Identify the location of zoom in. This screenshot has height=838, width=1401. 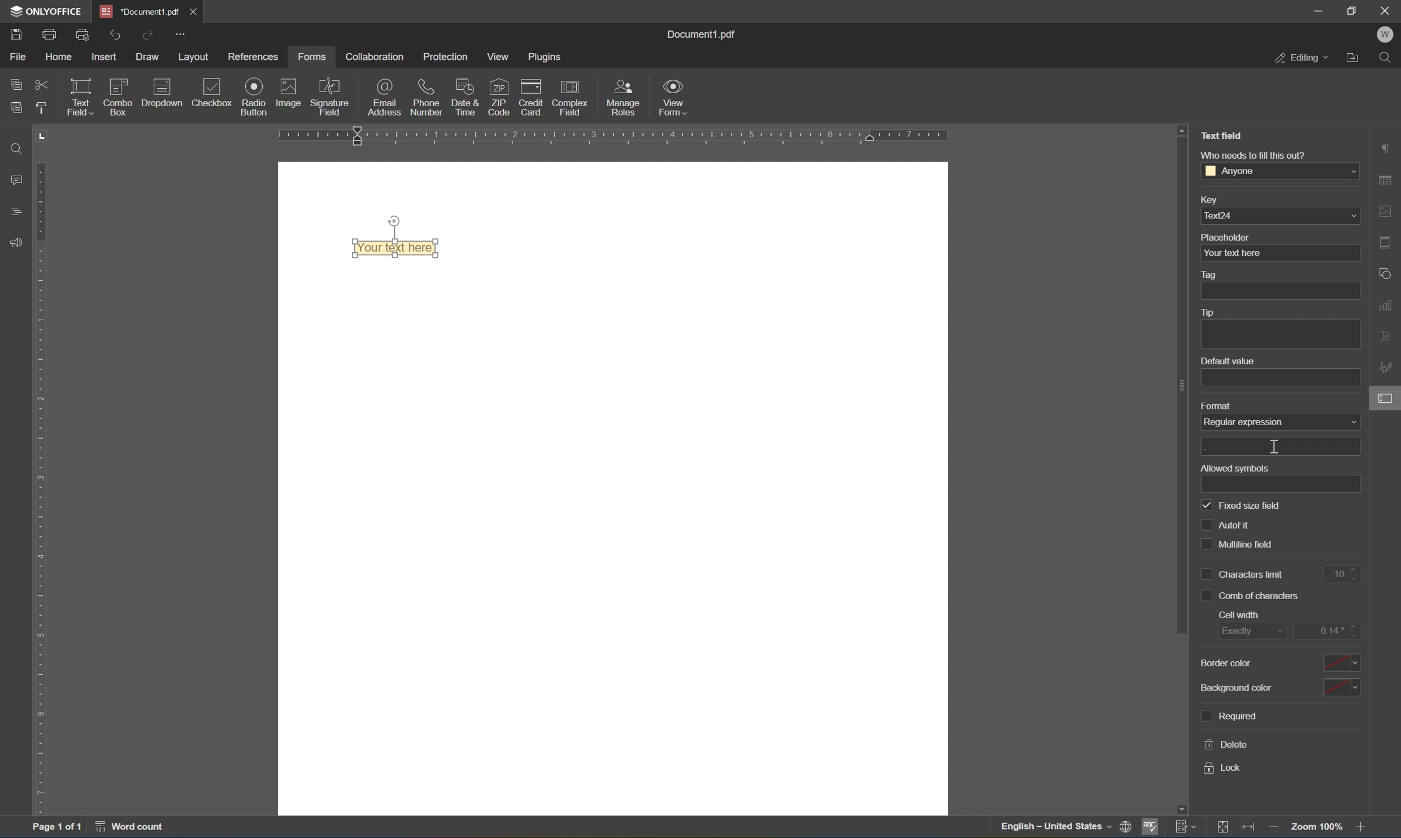
(1365, 828).